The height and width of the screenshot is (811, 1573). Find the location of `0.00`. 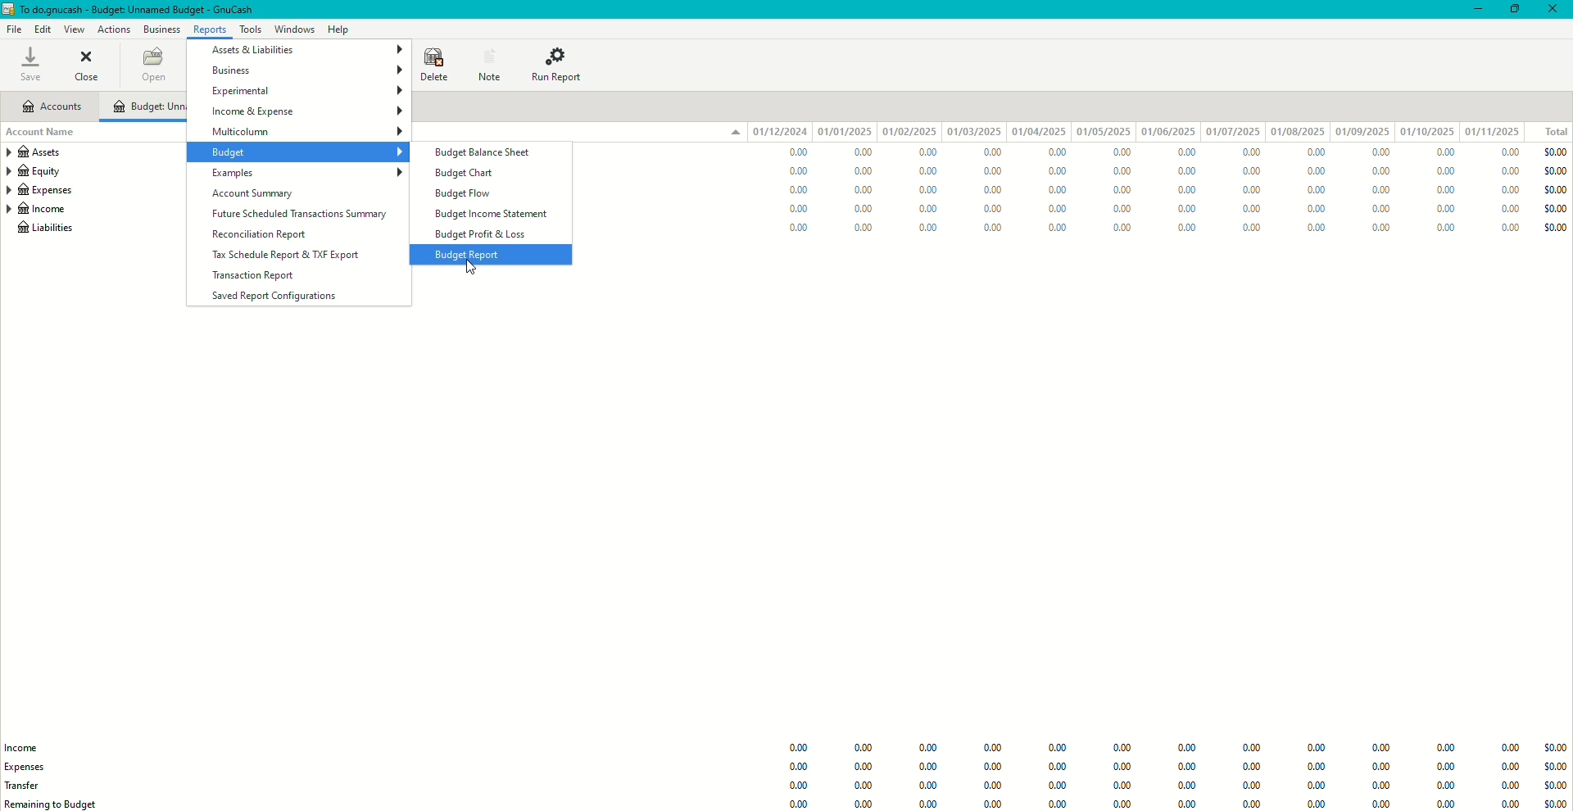

0.00 is located at coordinates (1443, 749).